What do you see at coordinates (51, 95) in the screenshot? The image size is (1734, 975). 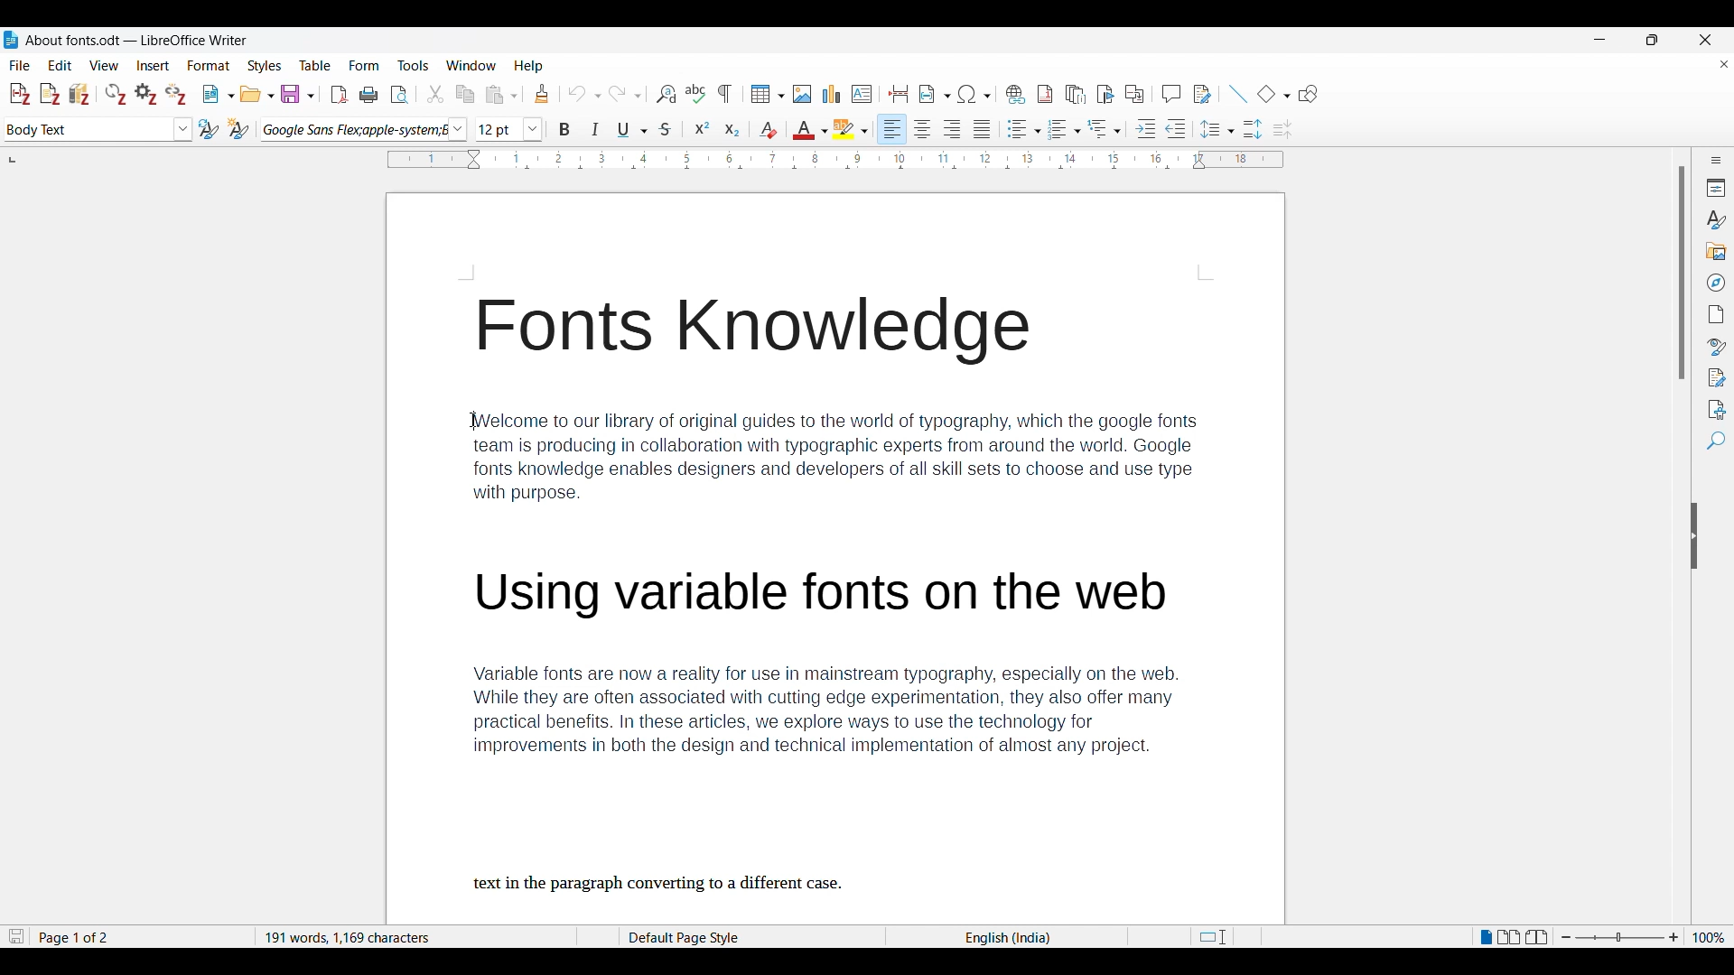 I see `Add note` at bounding box center [51, 95].